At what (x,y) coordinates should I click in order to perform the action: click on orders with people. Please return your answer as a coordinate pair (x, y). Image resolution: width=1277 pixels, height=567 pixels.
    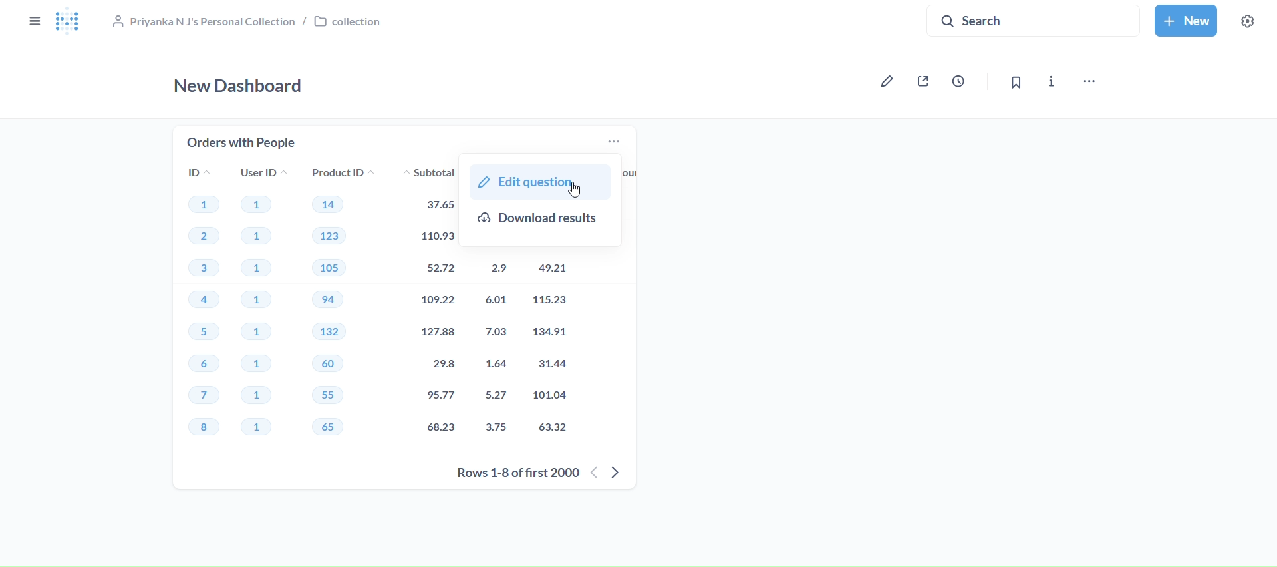
    Looking at the image, I should click on (241, 139).